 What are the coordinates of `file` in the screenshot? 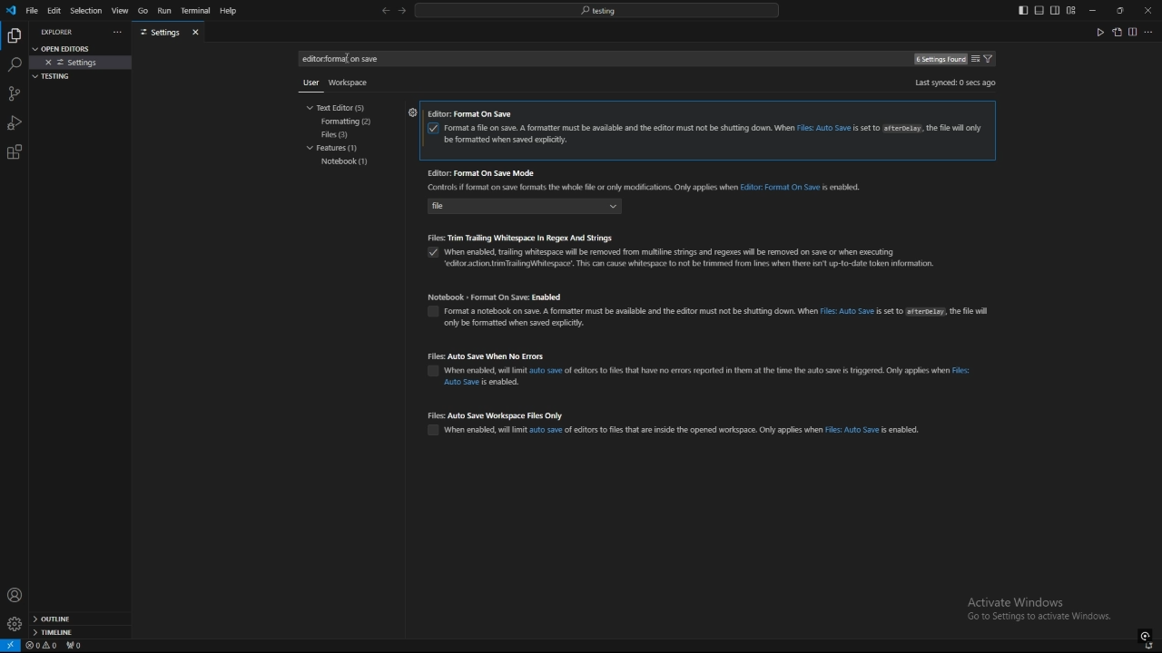 It's located at (539, 209).